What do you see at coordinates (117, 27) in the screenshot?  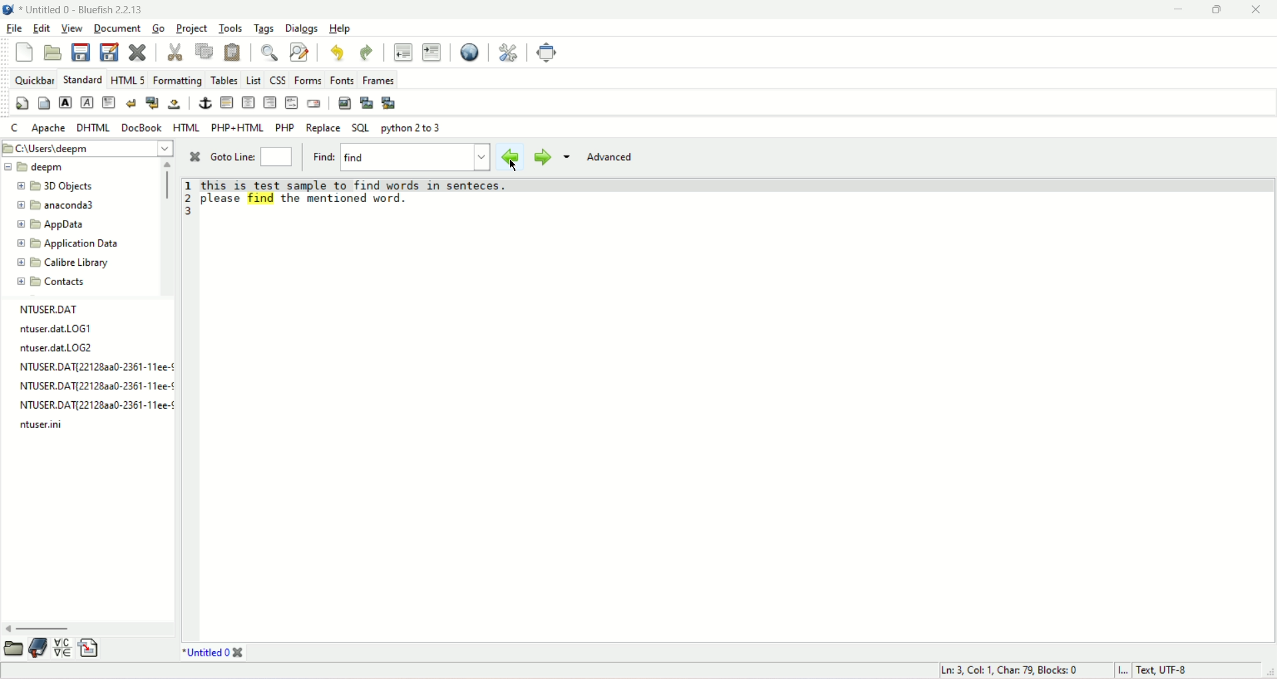 I see `document` at bounding box center [117, 27].